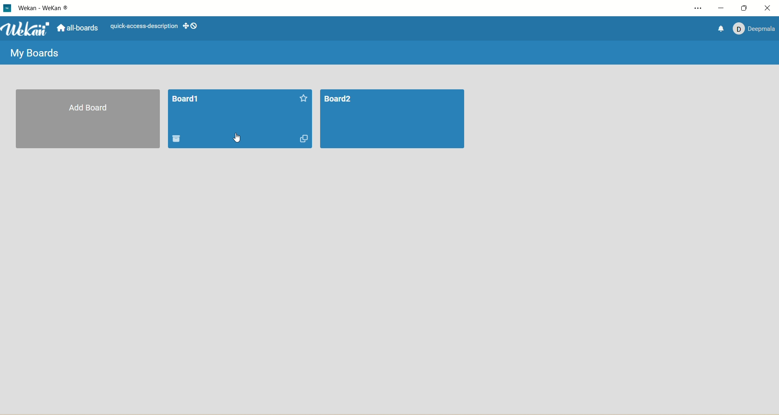 Image resolution: width=779 pixels, height=415 pixels. I want to click on account, so click(754, 27).